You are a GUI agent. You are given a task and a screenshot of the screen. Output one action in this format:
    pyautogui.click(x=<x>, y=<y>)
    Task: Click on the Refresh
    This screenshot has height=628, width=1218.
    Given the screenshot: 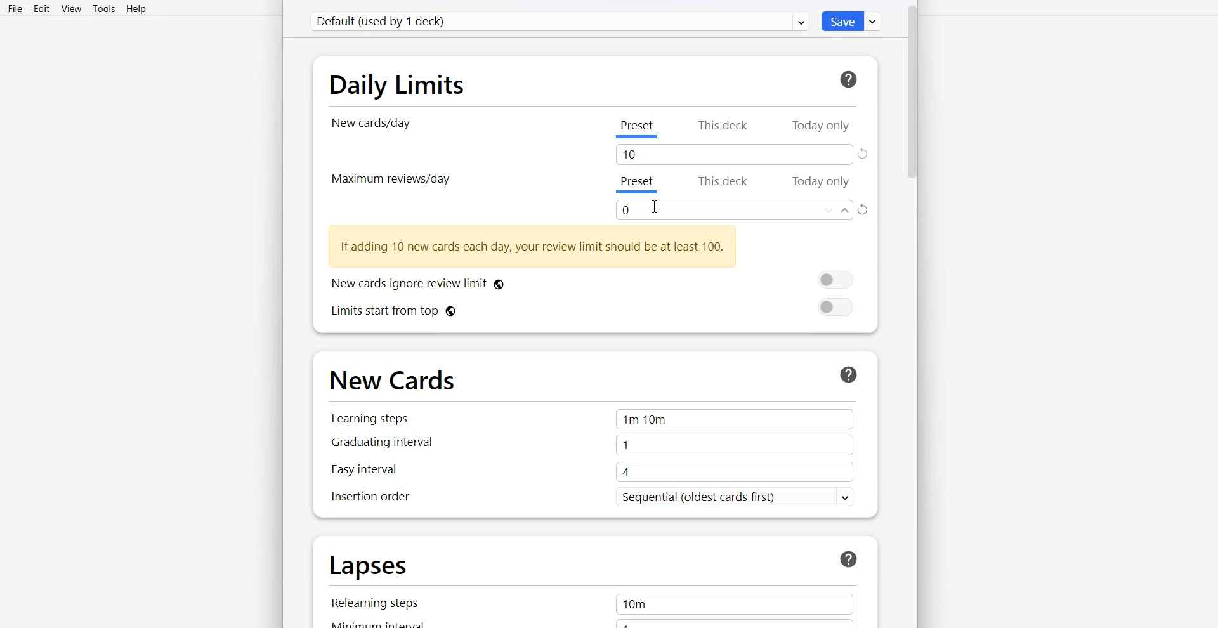 What is the action you would take?
    pyautogui.click(x=865, y=211)
    